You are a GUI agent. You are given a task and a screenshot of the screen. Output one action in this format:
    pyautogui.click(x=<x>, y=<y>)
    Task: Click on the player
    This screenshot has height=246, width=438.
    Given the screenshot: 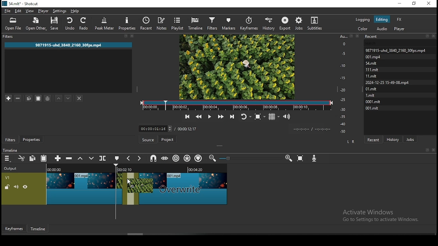 What is the action you would take?
    pyautogui.click(x=400, y=29)
    